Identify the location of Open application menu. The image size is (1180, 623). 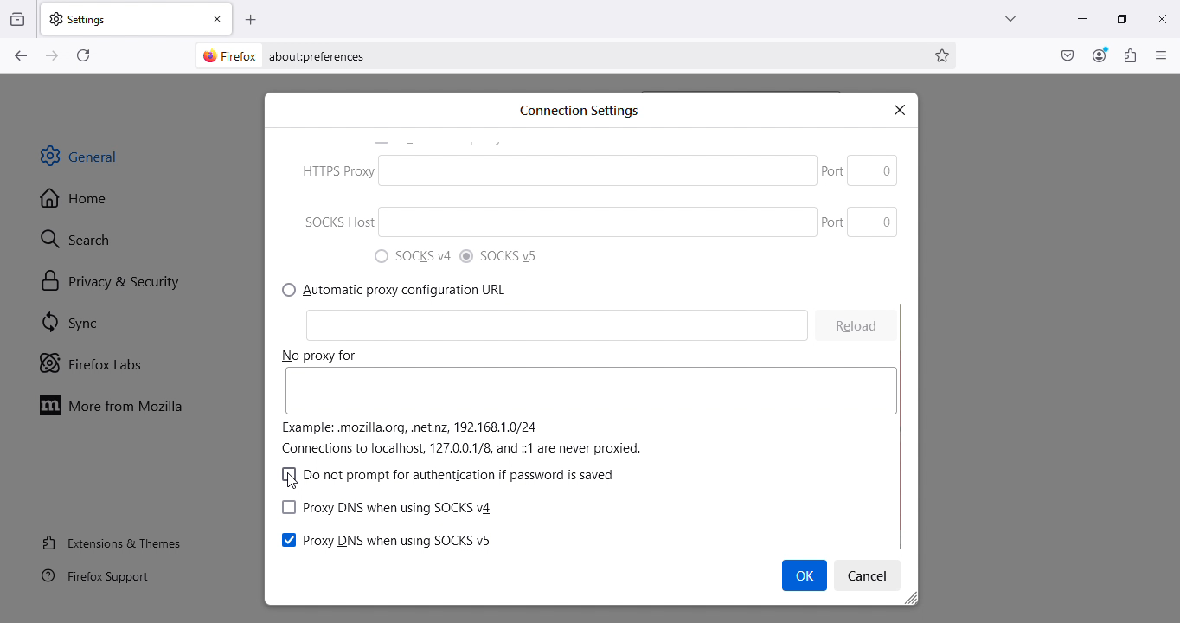
(1162, 55).